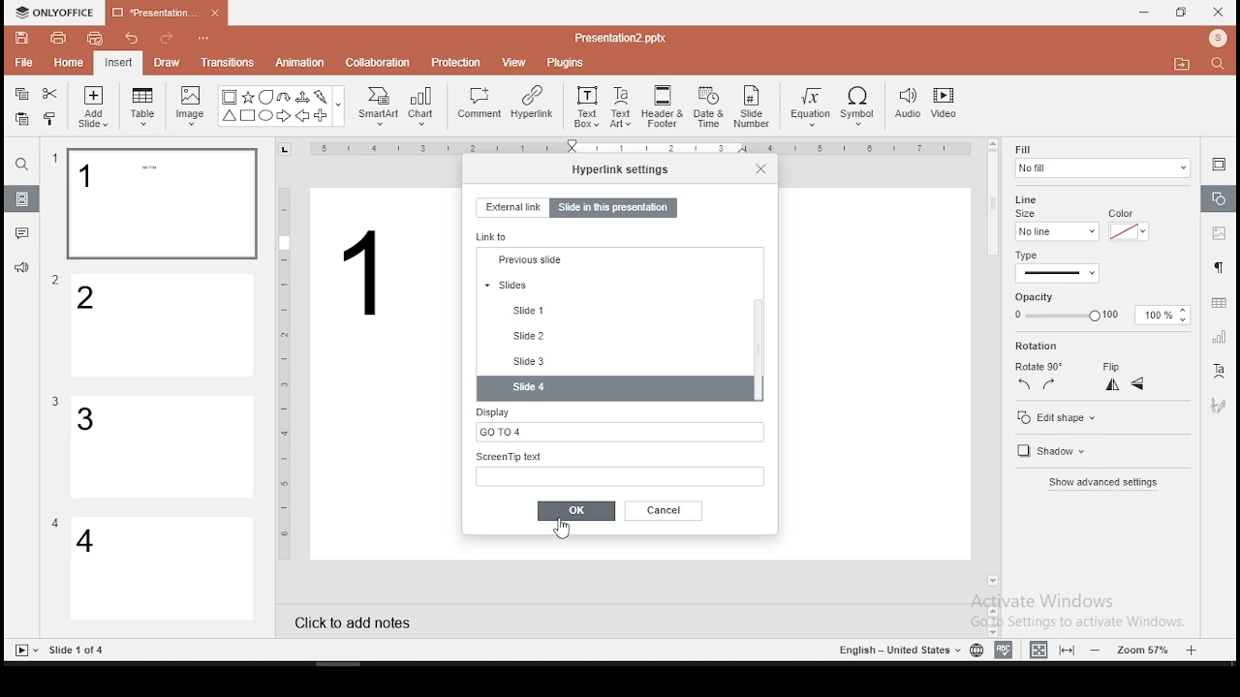 This screenshot has width=1240, height=697. Describe the element at coordinates (1099, 316) in the screenshot. I see `opacity` at that location.